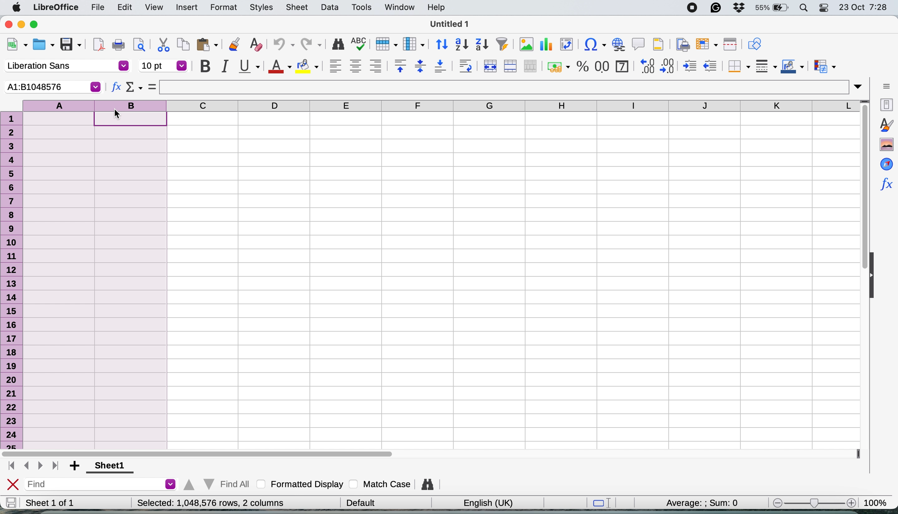  What do you see at coordinates (731, 44) in the screenshot?
I see `split window` at bounding box center [731, 44].